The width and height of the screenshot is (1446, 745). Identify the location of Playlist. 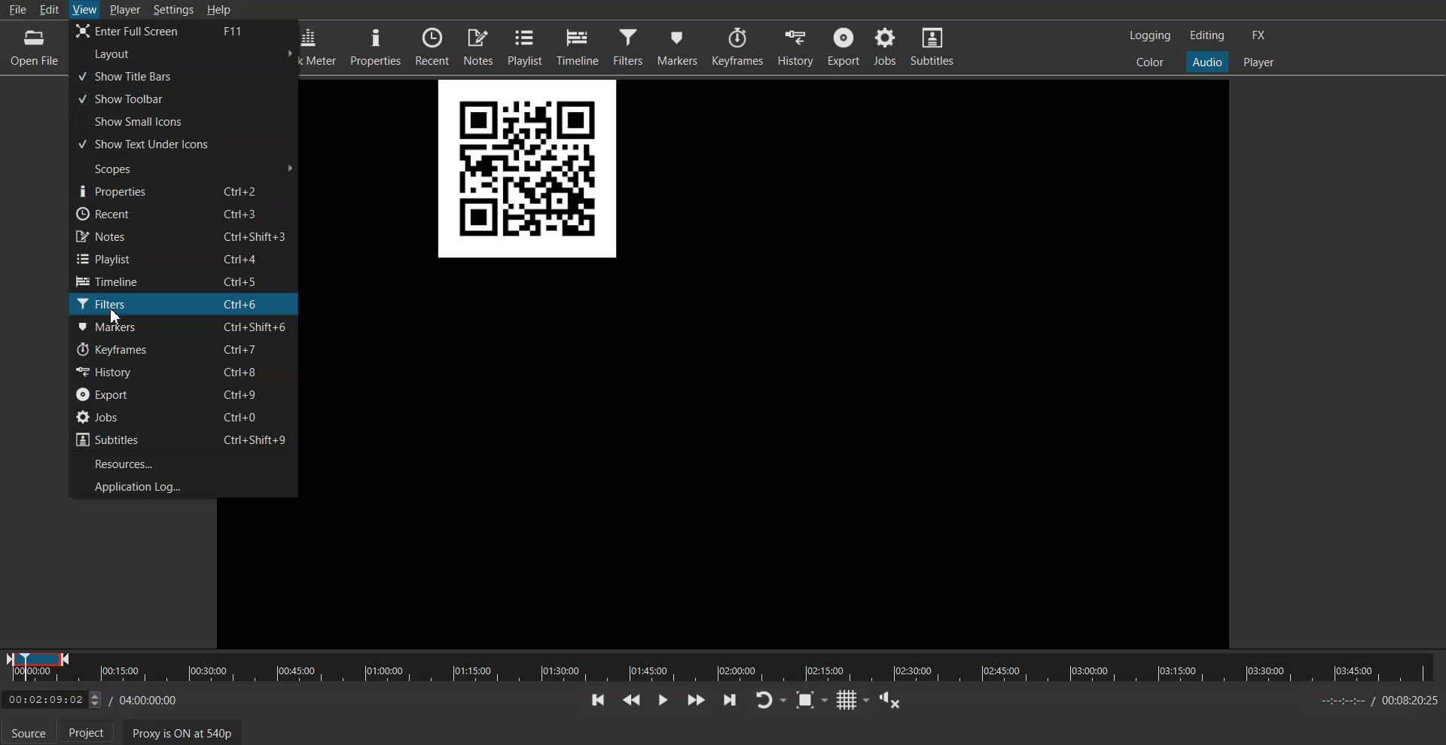
(183, 258).